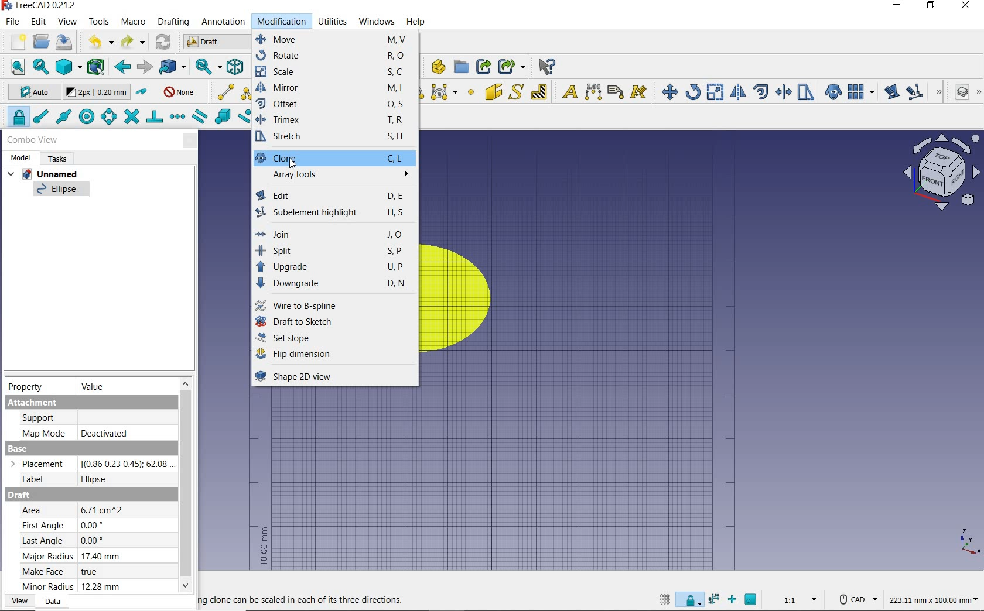 Image resolution: width=984 pixels, height=611 pixels. Describe the element at coordinates (667, 91) in the screenshot. I see `move` at that location.